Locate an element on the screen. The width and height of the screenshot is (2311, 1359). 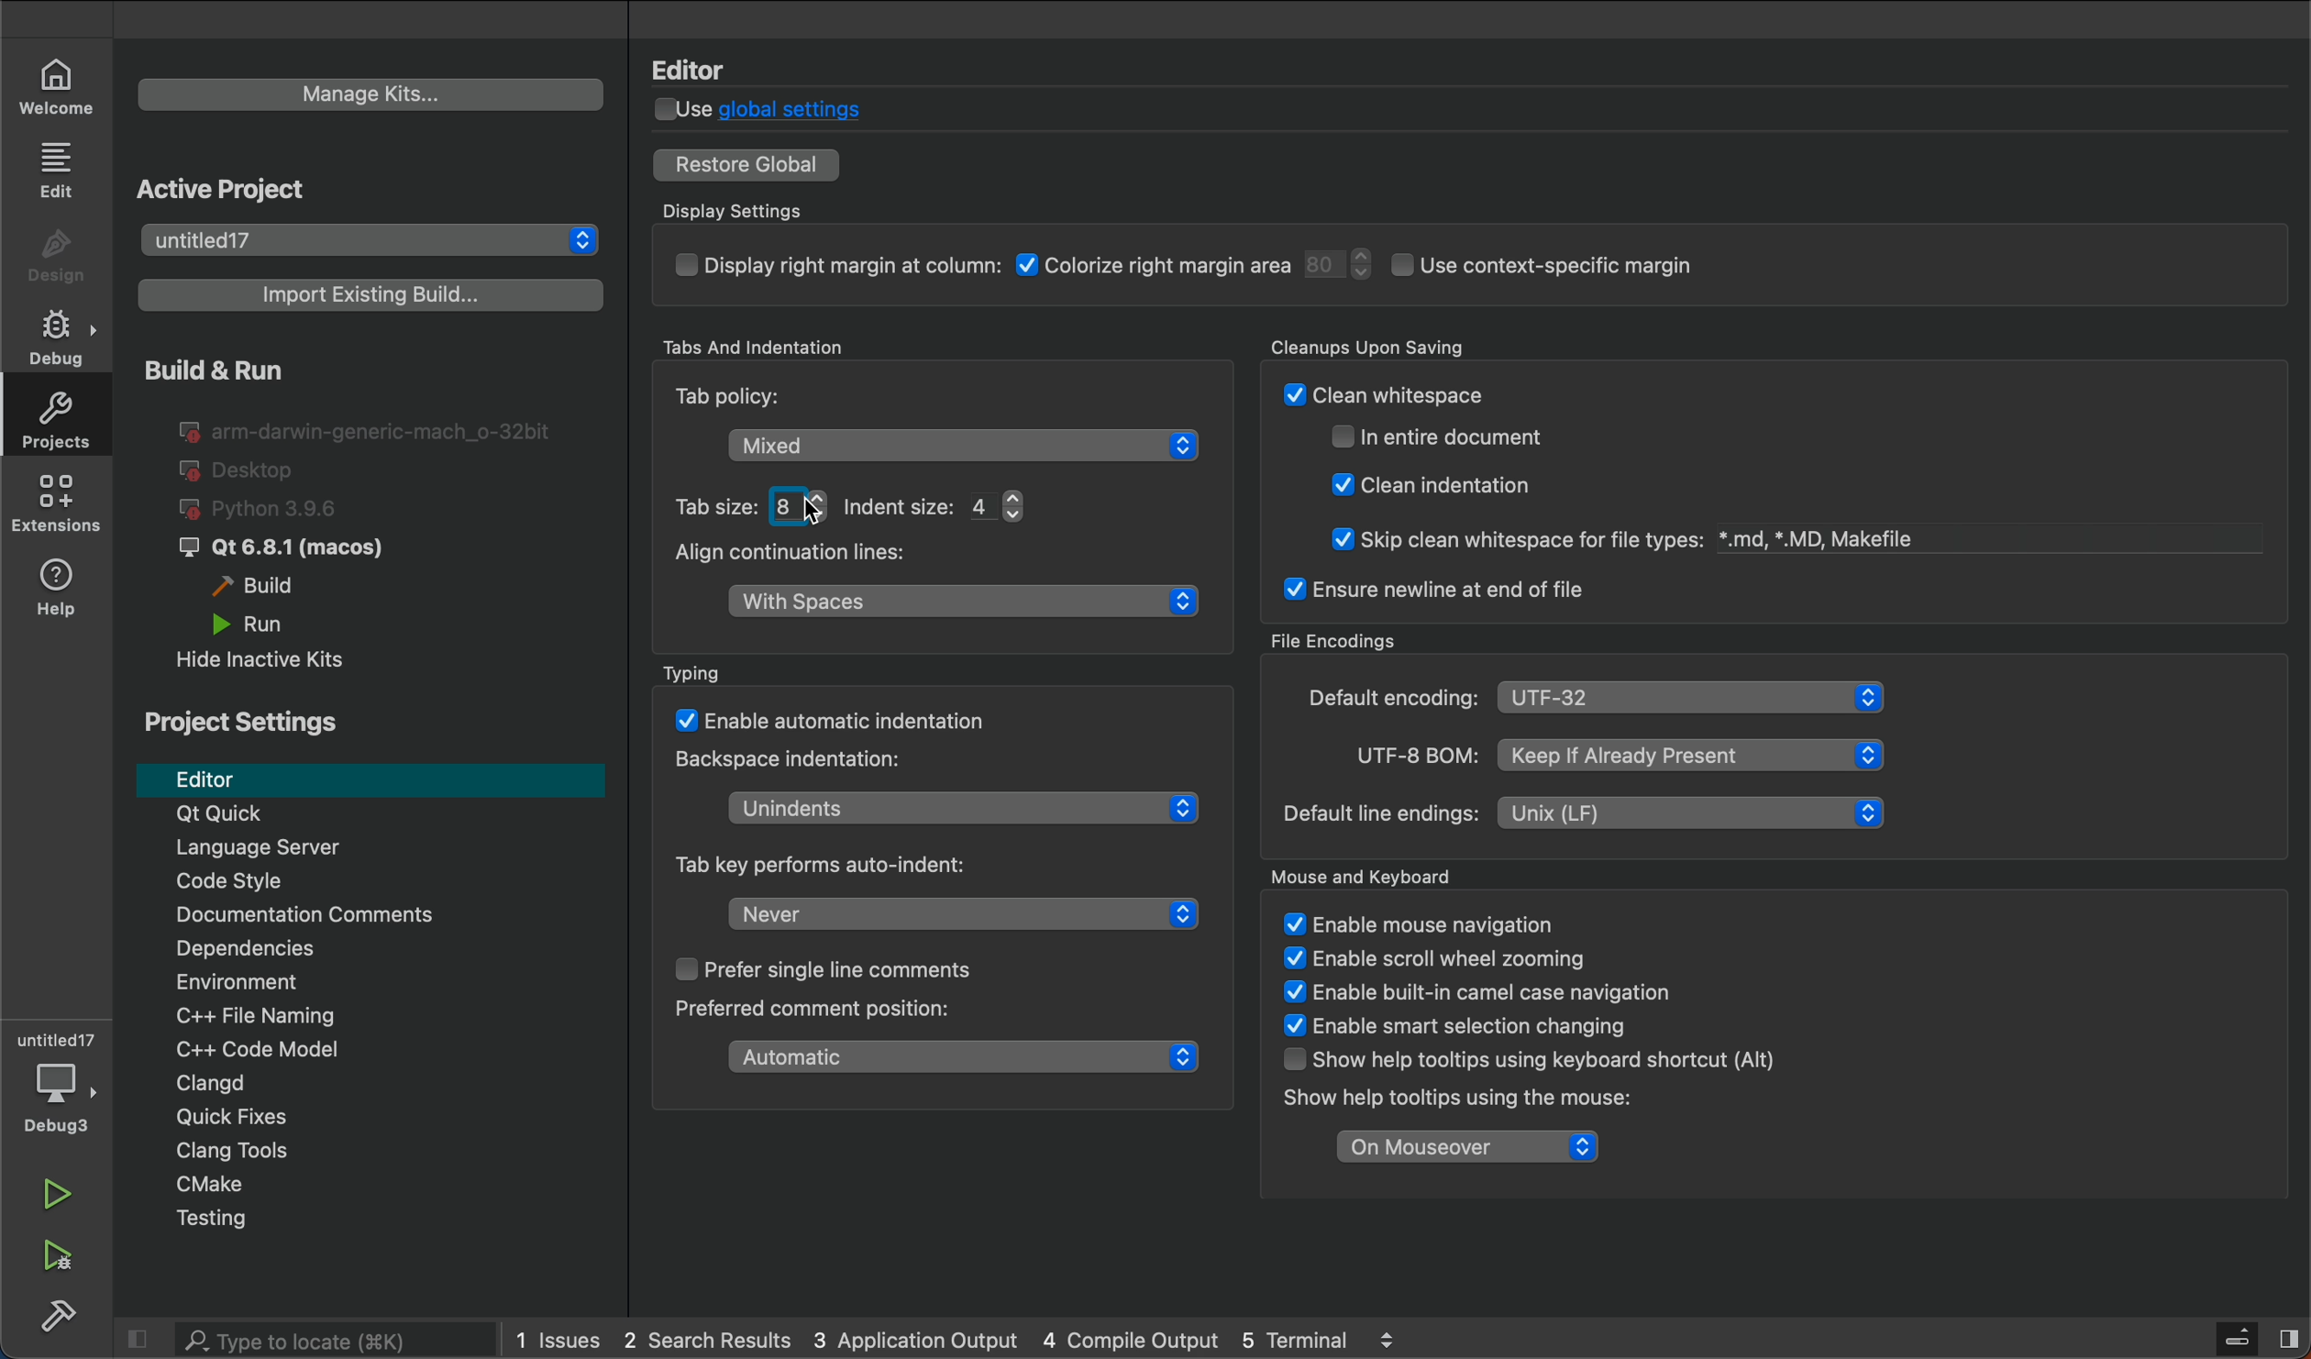
global settings is located at coordinates (778, 108).